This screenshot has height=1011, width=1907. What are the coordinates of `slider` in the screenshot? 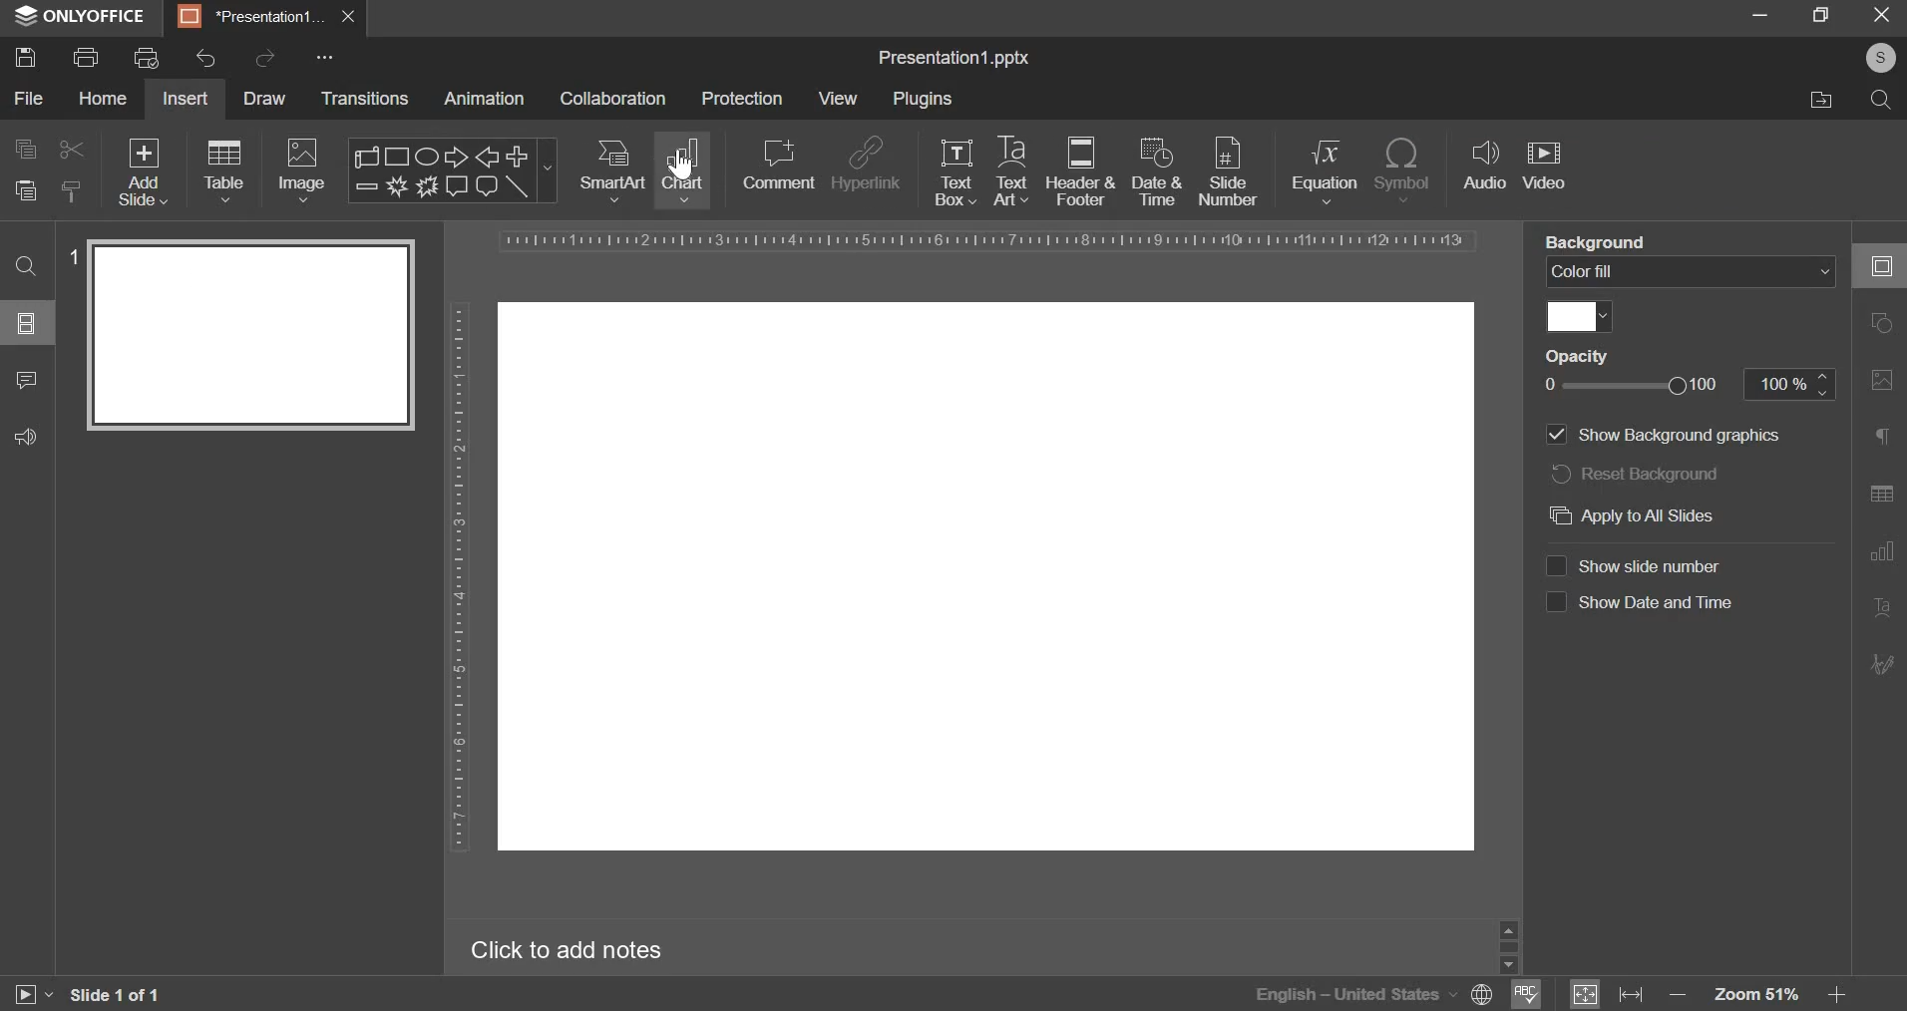 It's located at (1509, 947).